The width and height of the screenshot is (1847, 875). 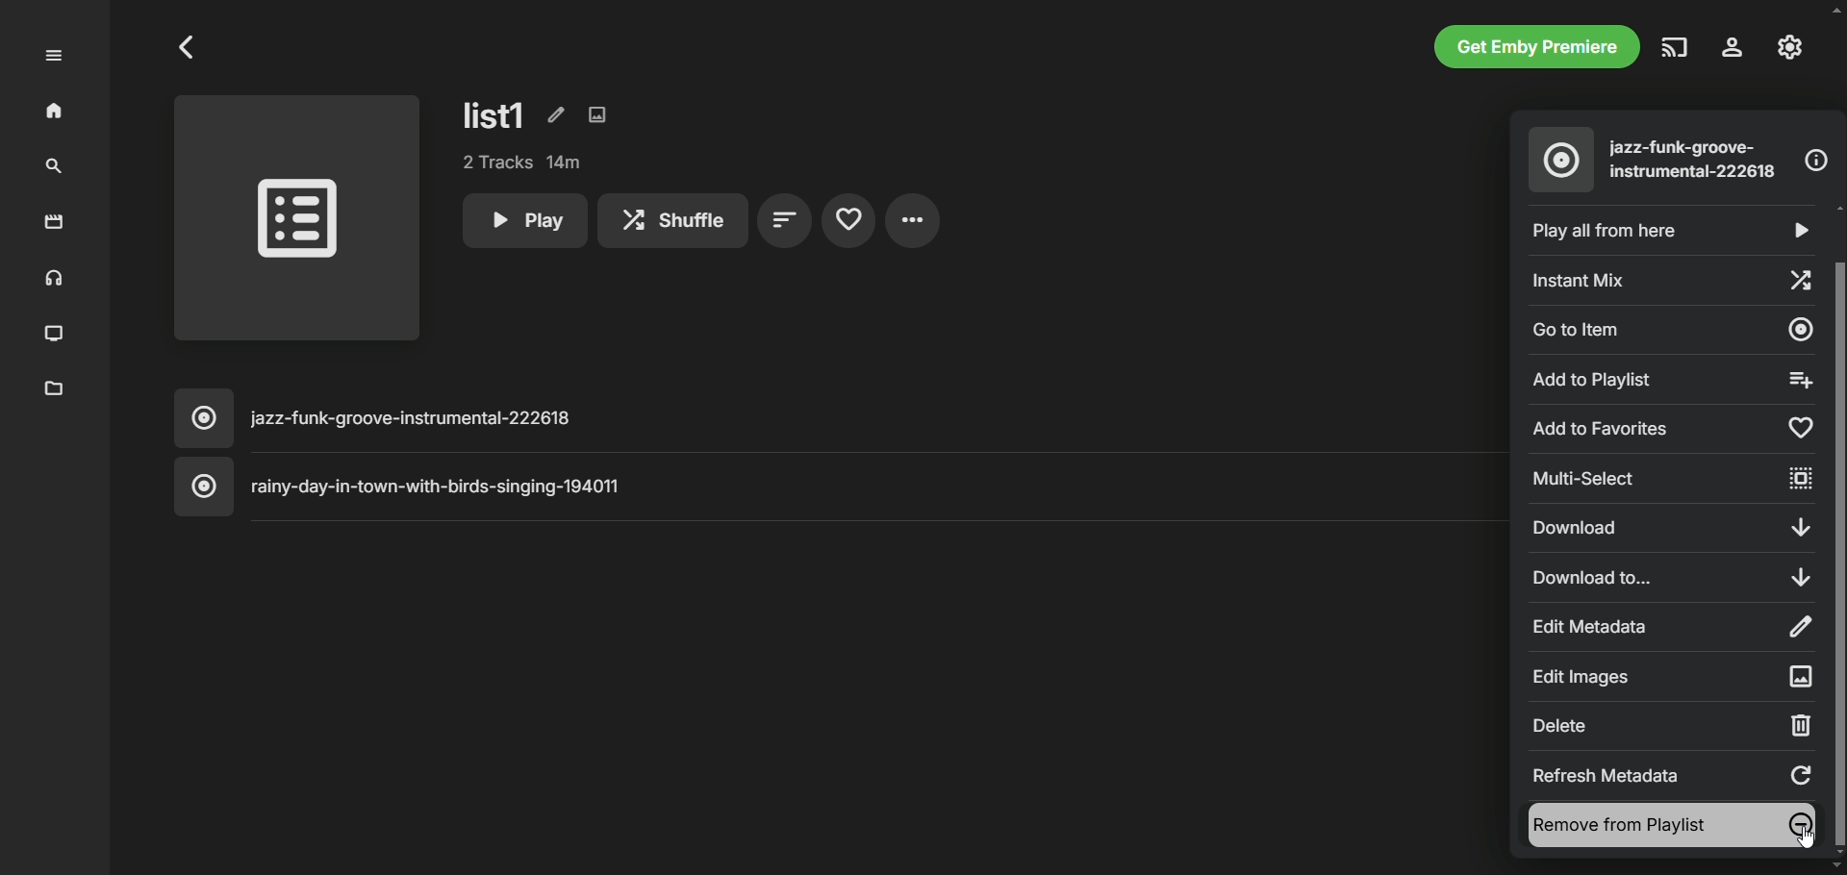 I want to click on manage emby server, so click(x=1790, y=47).